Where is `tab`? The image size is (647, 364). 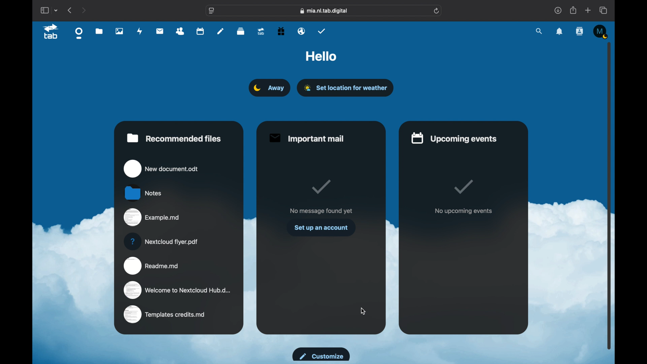 tab is located at coordinates (261, 31).